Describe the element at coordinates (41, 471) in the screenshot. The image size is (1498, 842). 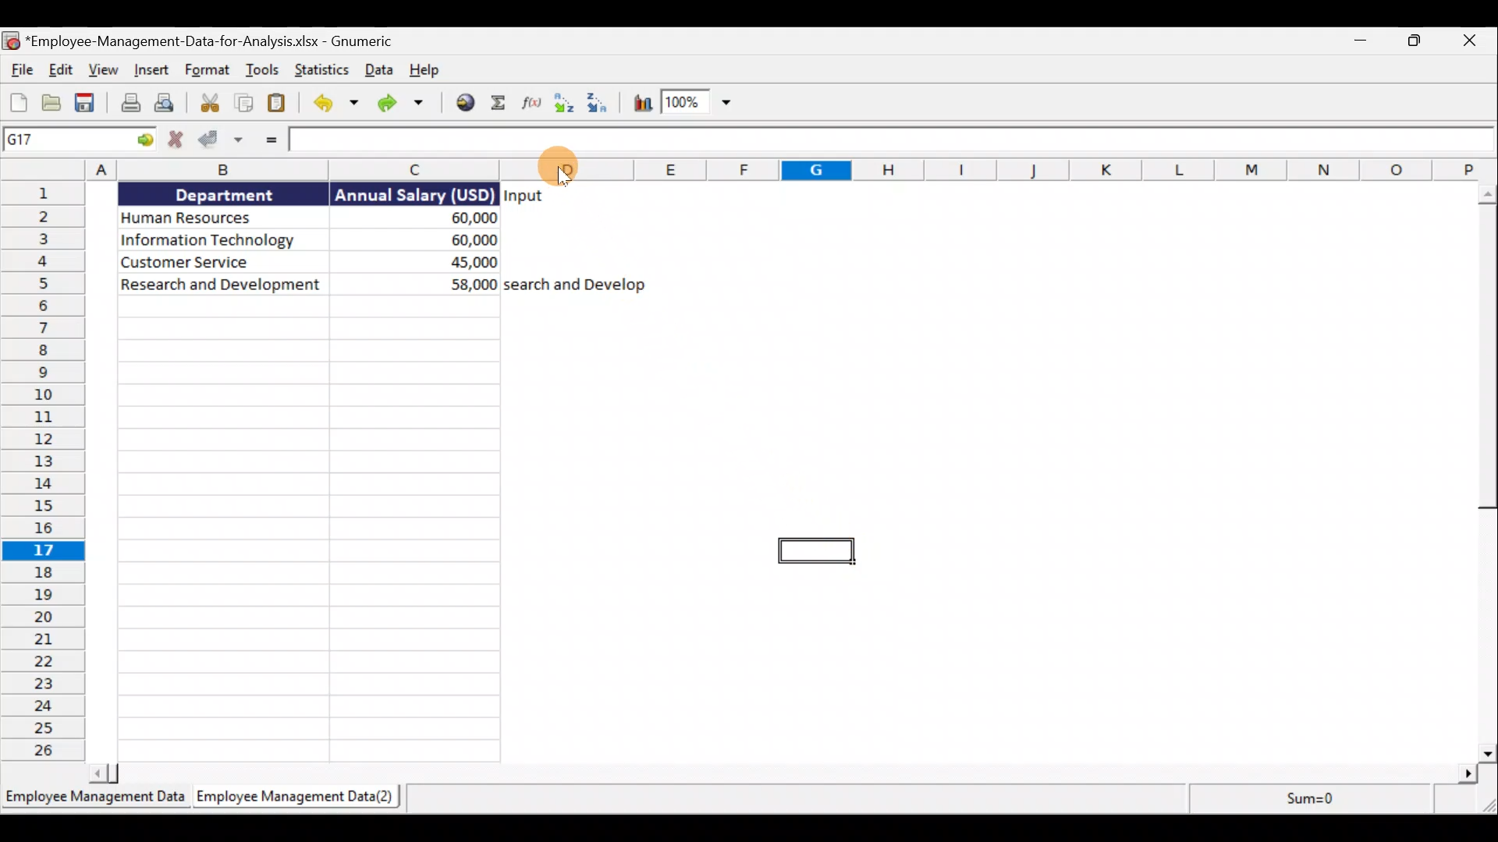
I see `rows` at that location.